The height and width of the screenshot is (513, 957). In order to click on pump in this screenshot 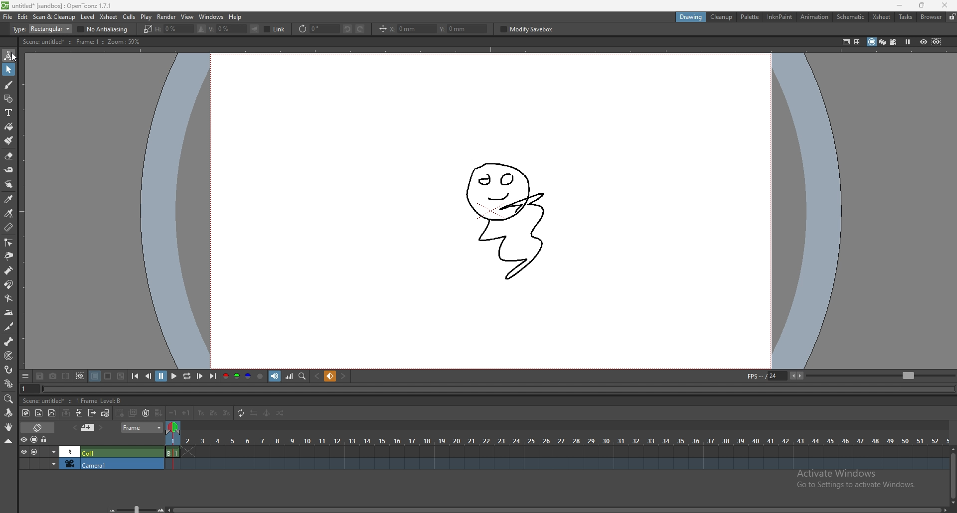, I will do `click(8, 270)`.